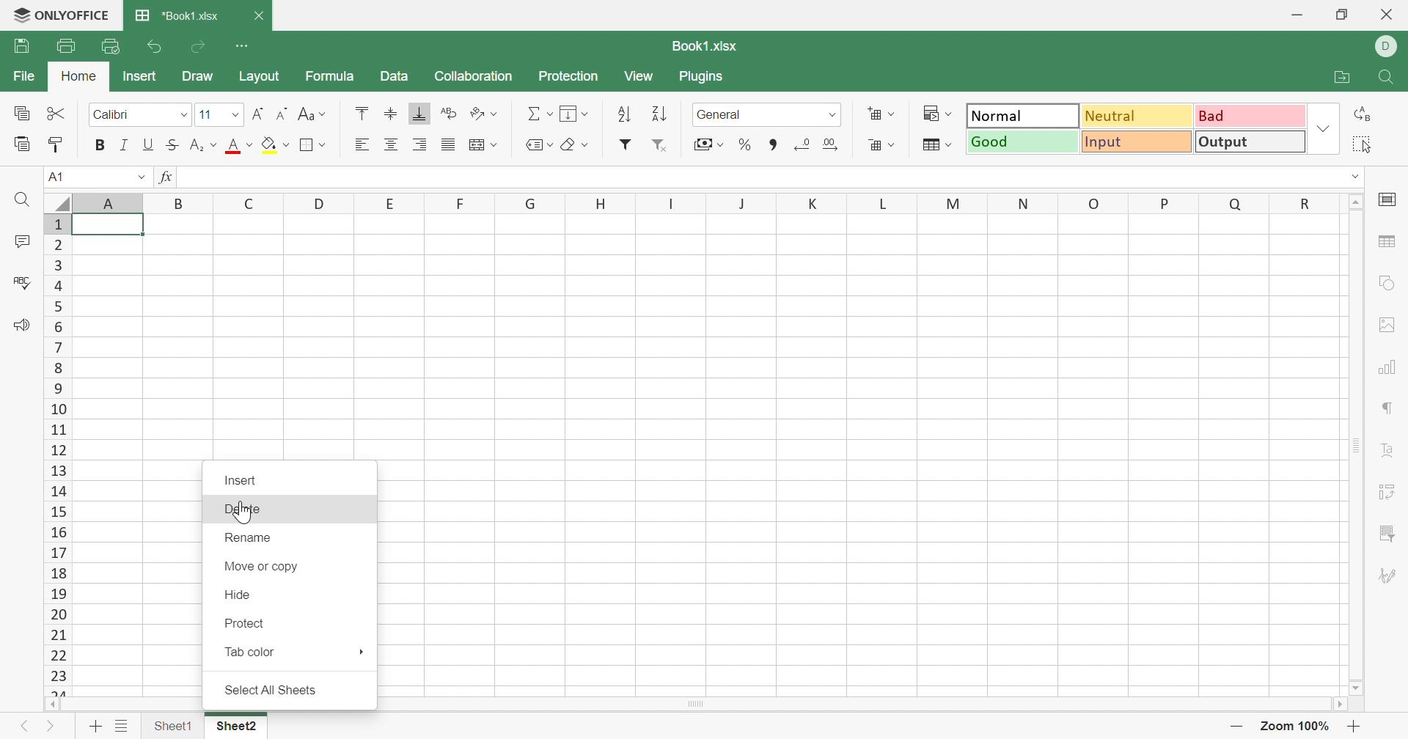 The height and width of the screenshot is (739, 1408). Describe the element at coordinates (260, 78) in the screenshot. I see `Layout` at that location.